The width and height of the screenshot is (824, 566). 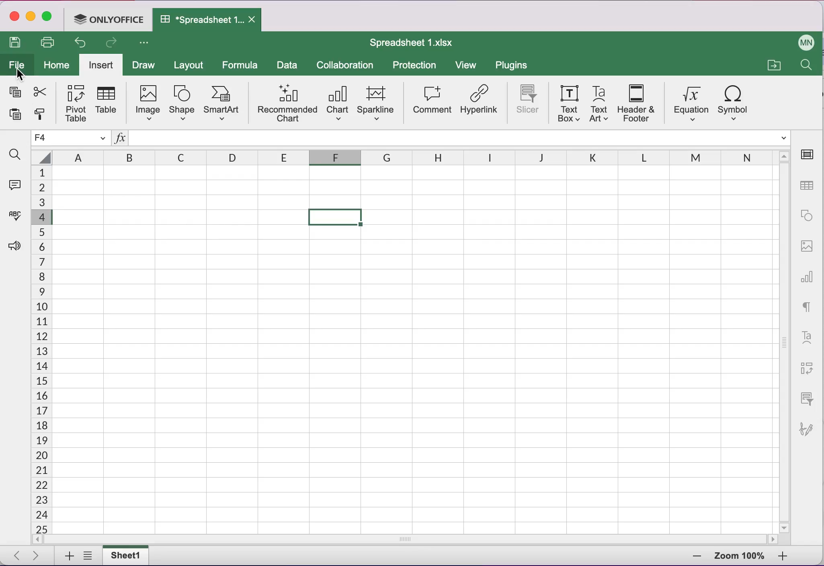 What do you see at coordinates (17, 188) in the screenshot?
I see `comments` at bounding box center [17, 188].